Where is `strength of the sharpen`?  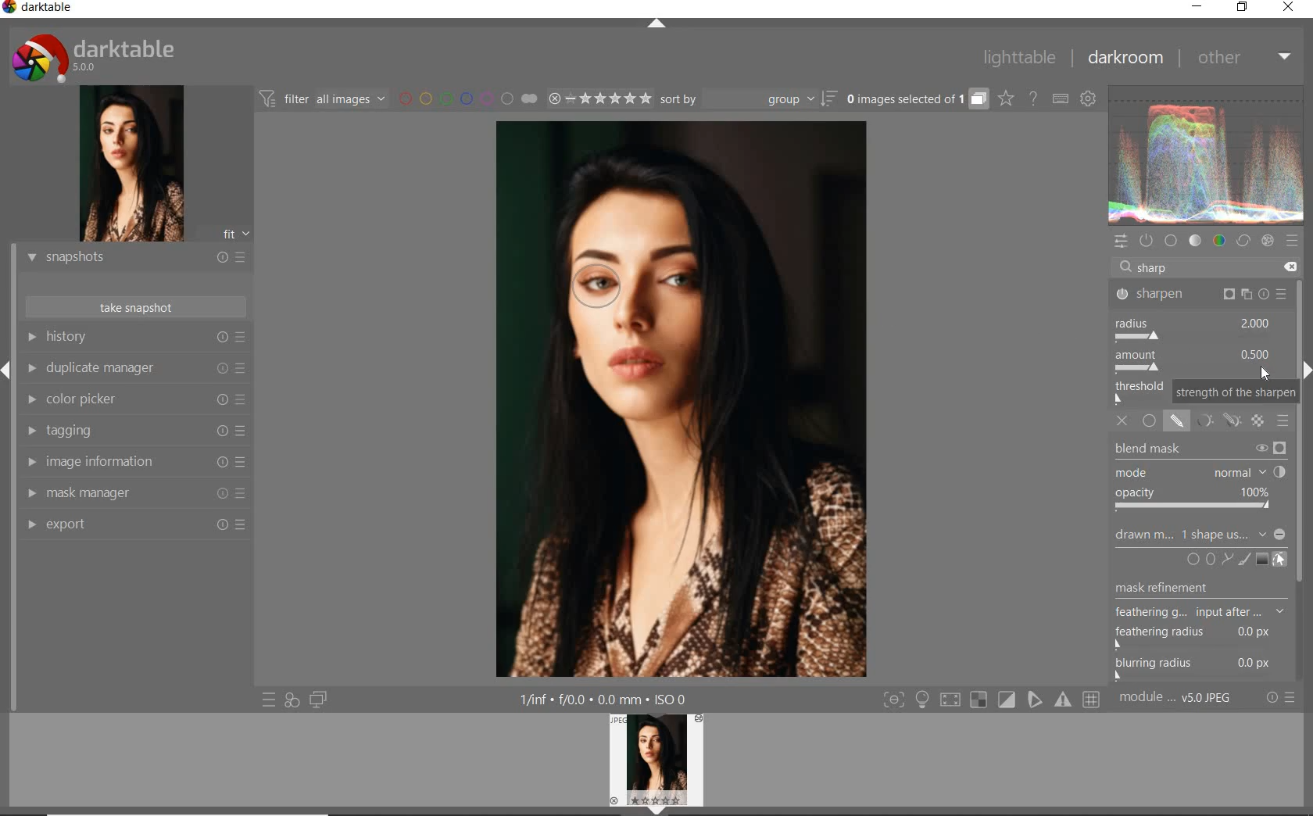
strength of the sharpen is located at coordinates (1235, 393).